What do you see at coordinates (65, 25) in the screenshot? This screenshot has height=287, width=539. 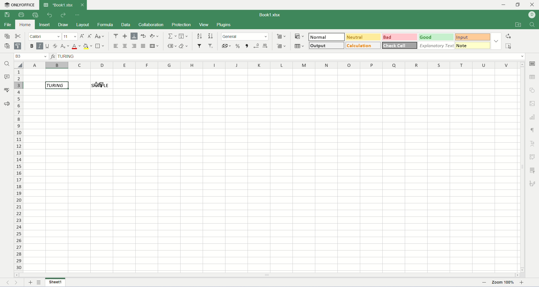 I see `draw` at bounding box center [65, 25].